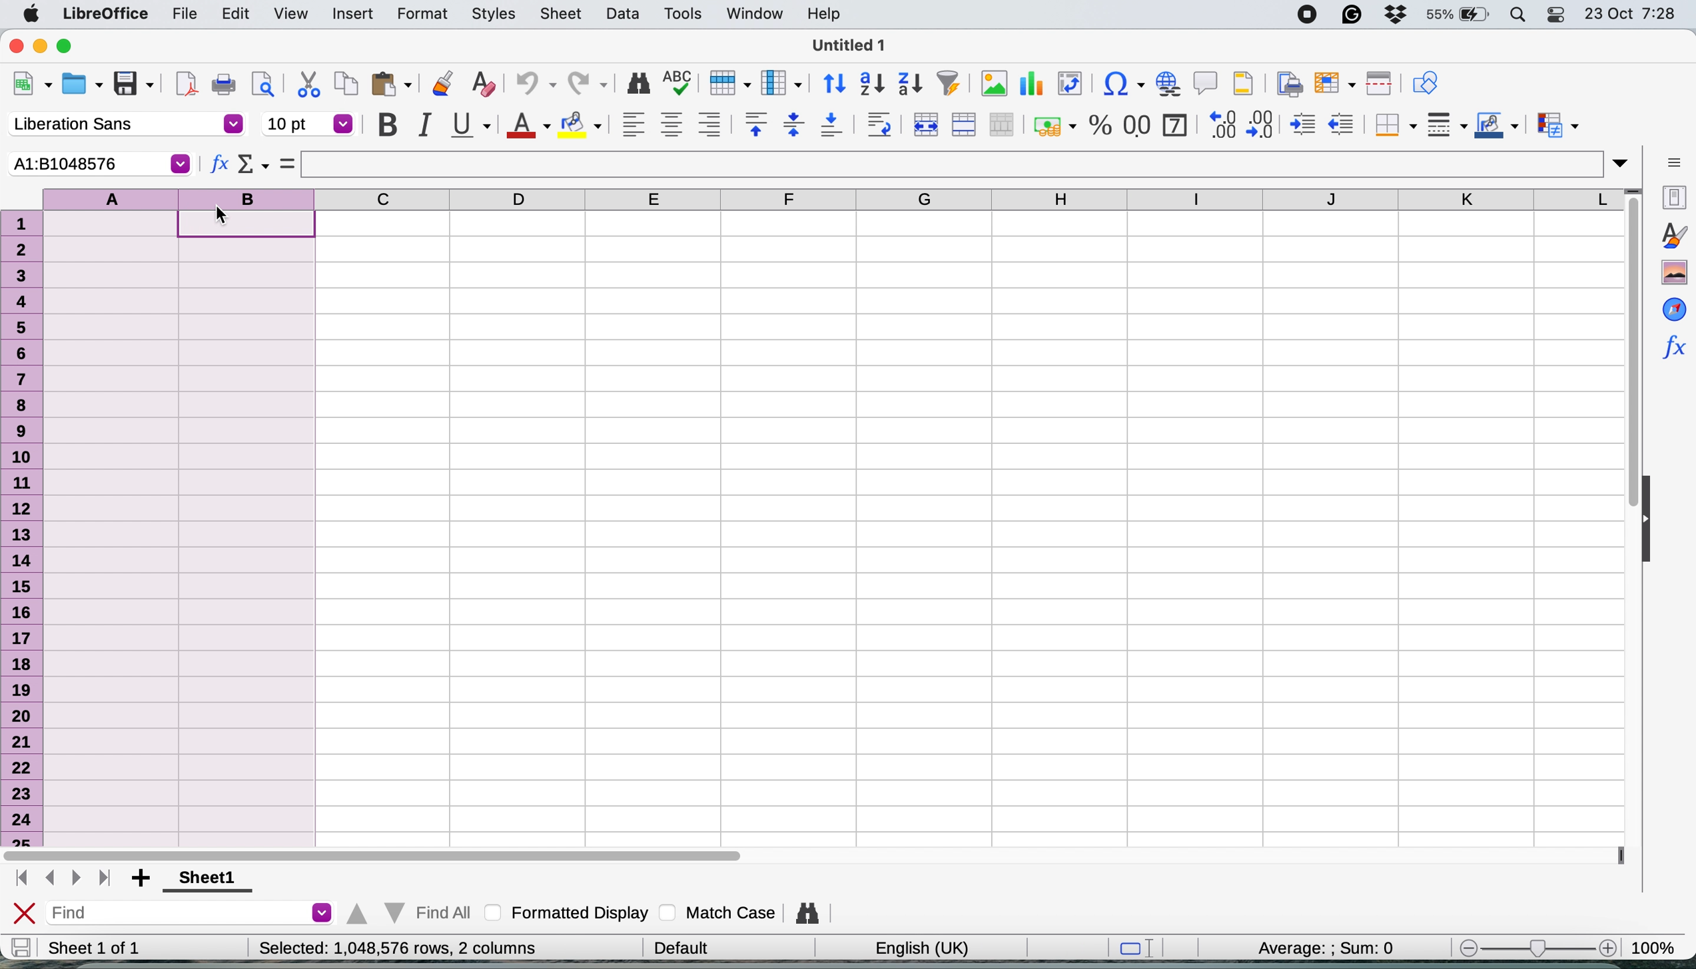 This screenshot has height=969, width=1696. I want to click on align bottom, so click(837, 126).